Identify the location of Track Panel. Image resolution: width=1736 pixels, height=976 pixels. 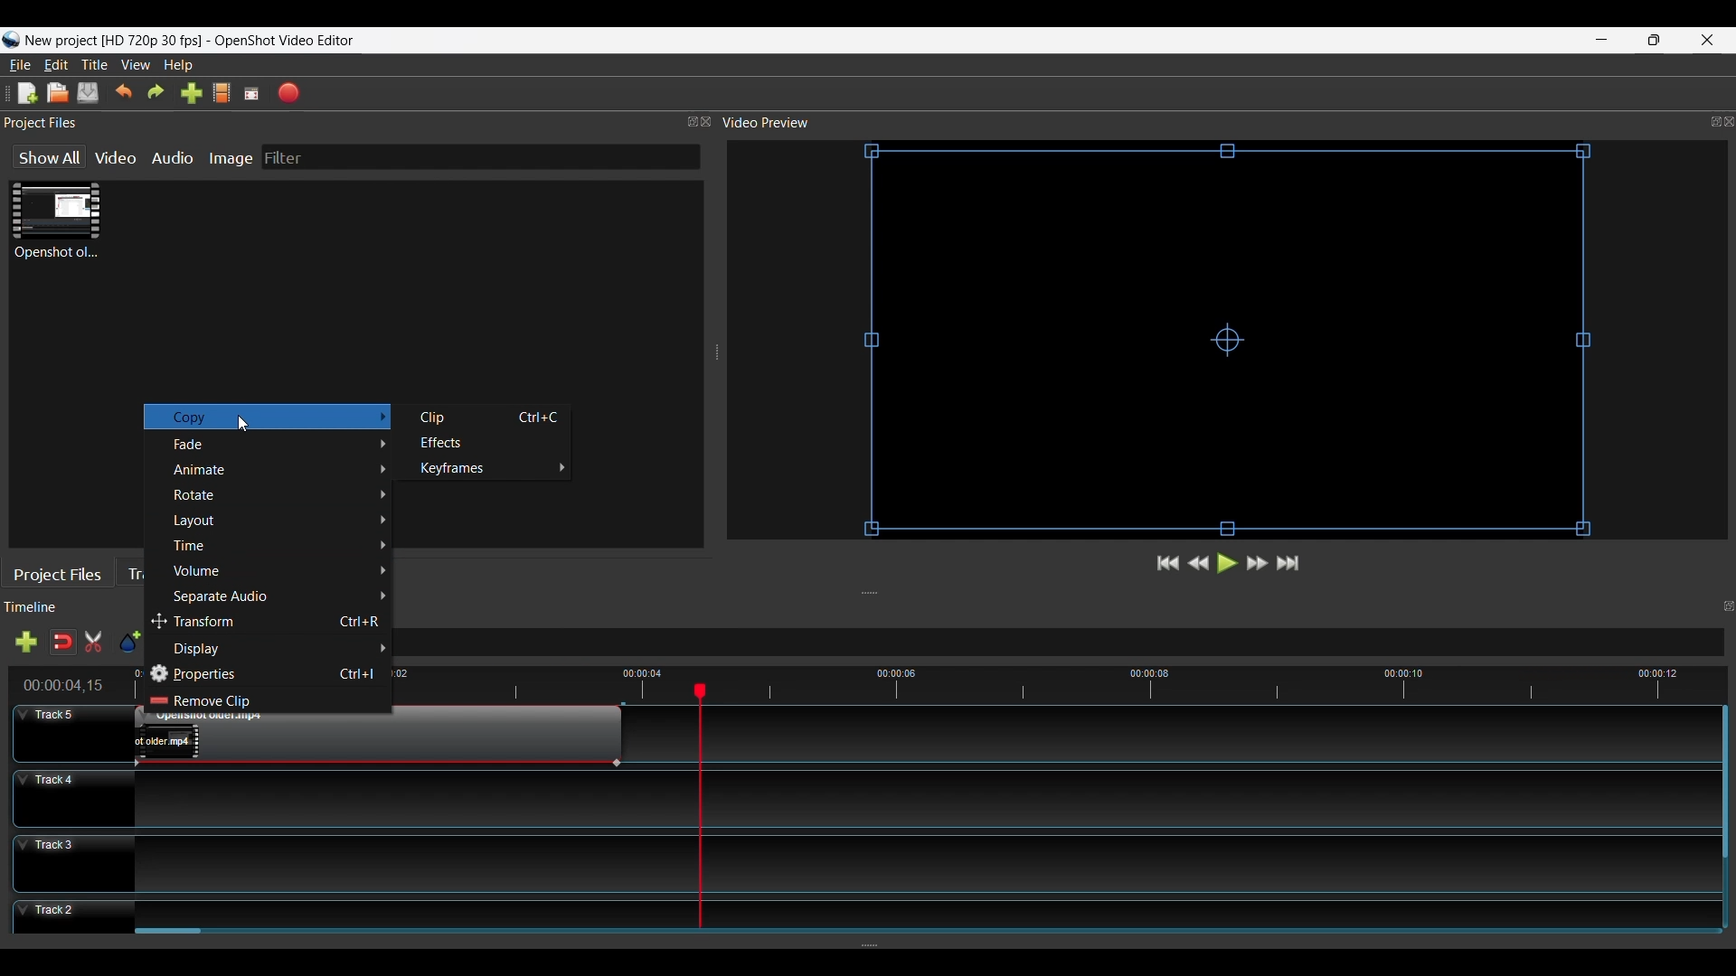
(918, 797).